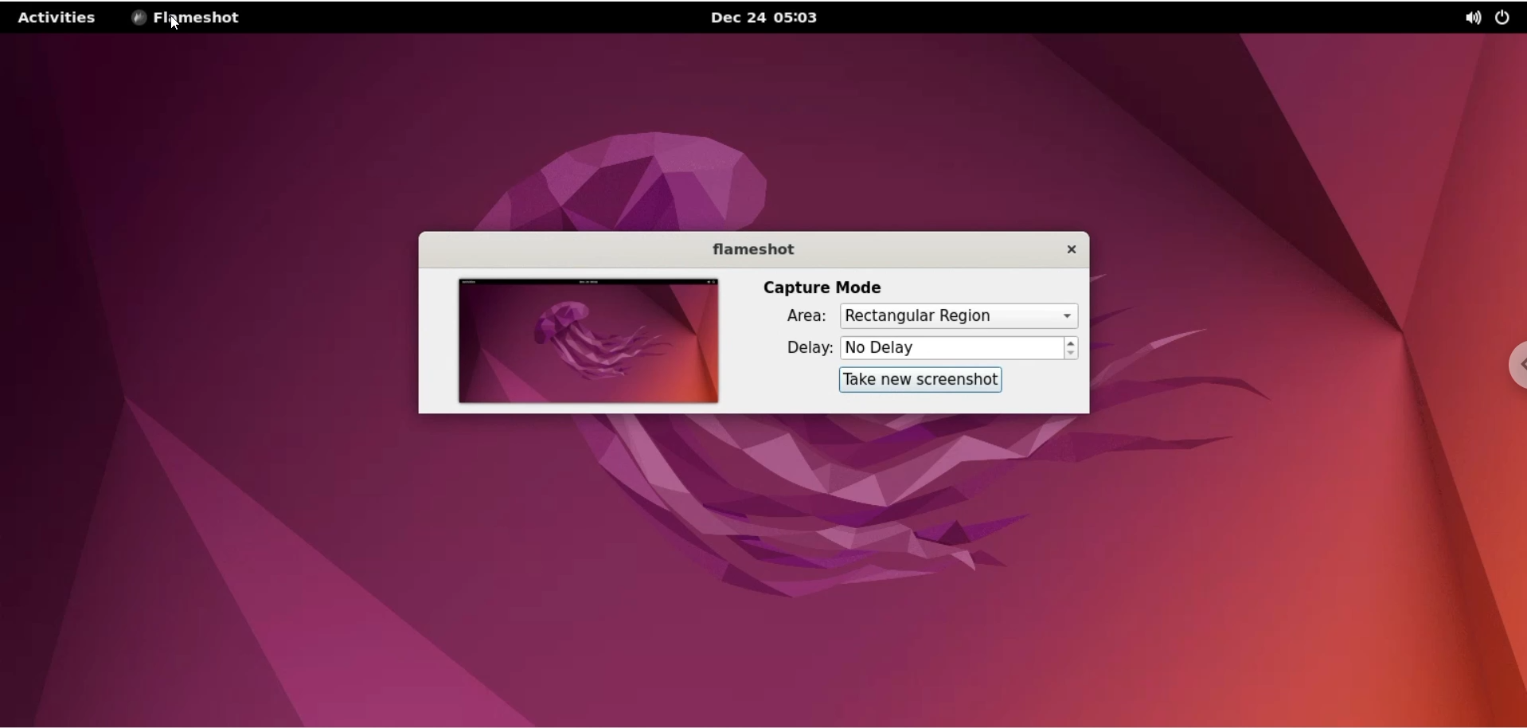  I want to click on Dec 24 05:03, so click(771, 18).